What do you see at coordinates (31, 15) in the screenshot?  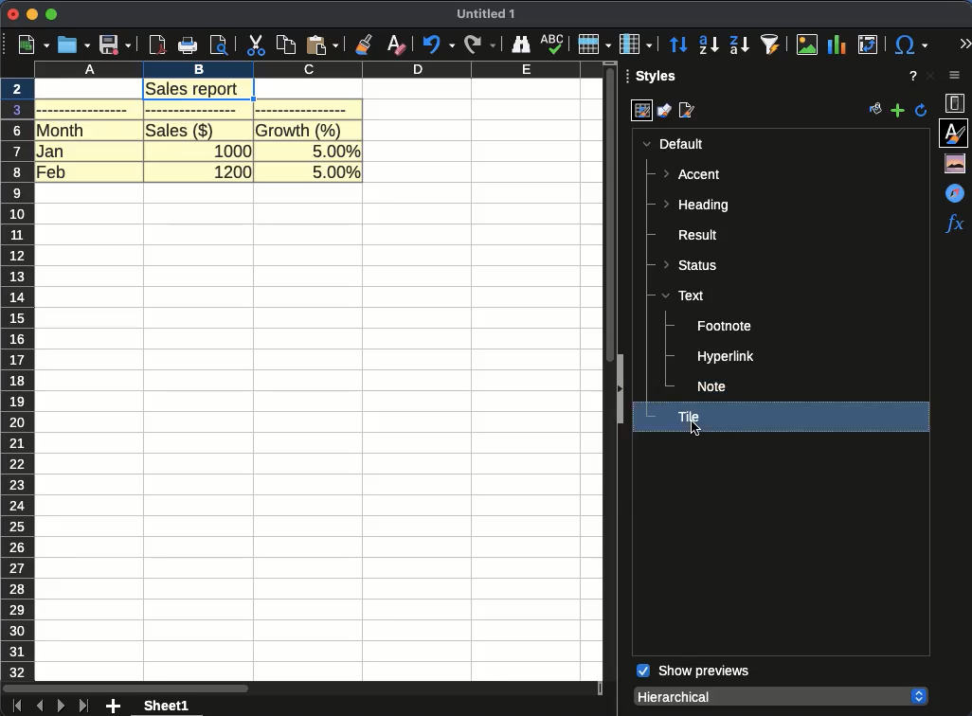 I see `minimize` at bounding box center [31, 15].